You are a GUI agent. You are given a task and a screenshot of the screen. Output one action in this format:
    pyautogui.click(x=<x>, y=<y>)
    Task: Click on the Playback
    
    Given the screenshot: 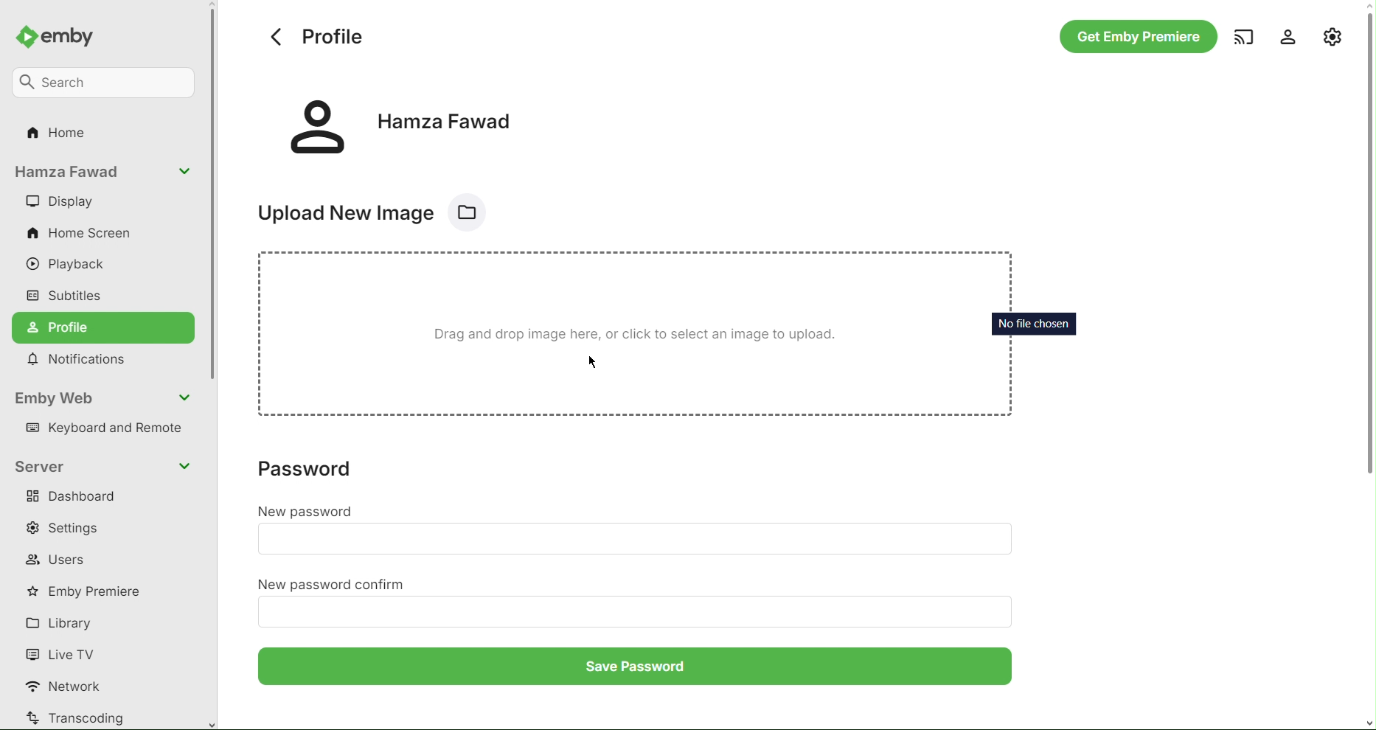 What is the action you would take?
    pyautogui.click(x=74, y=265)
    